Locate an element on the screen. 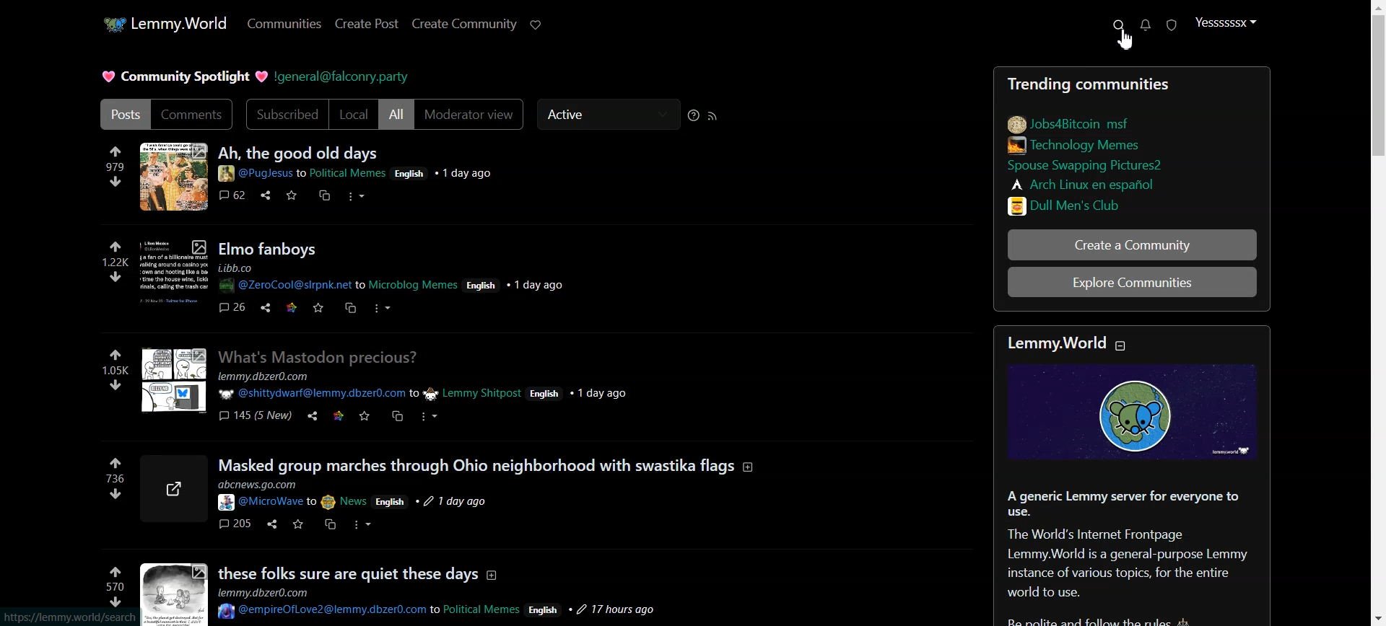 This screenshot has width=1386, height=626. post is located at coordinates (359, 570).